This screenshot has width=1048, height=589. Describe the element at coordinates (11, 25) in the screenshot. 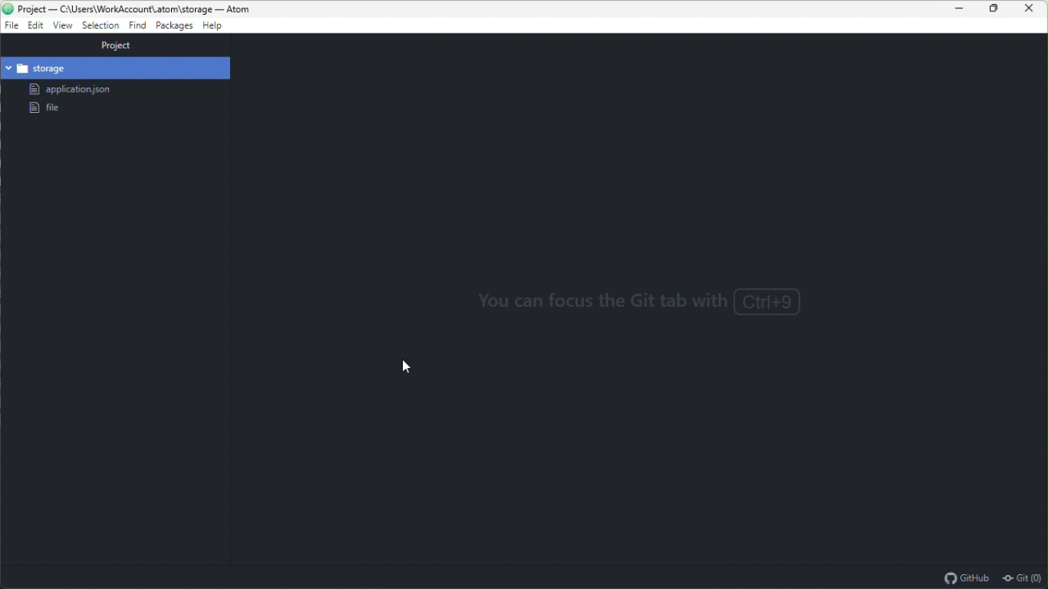

I see `file` at that location.